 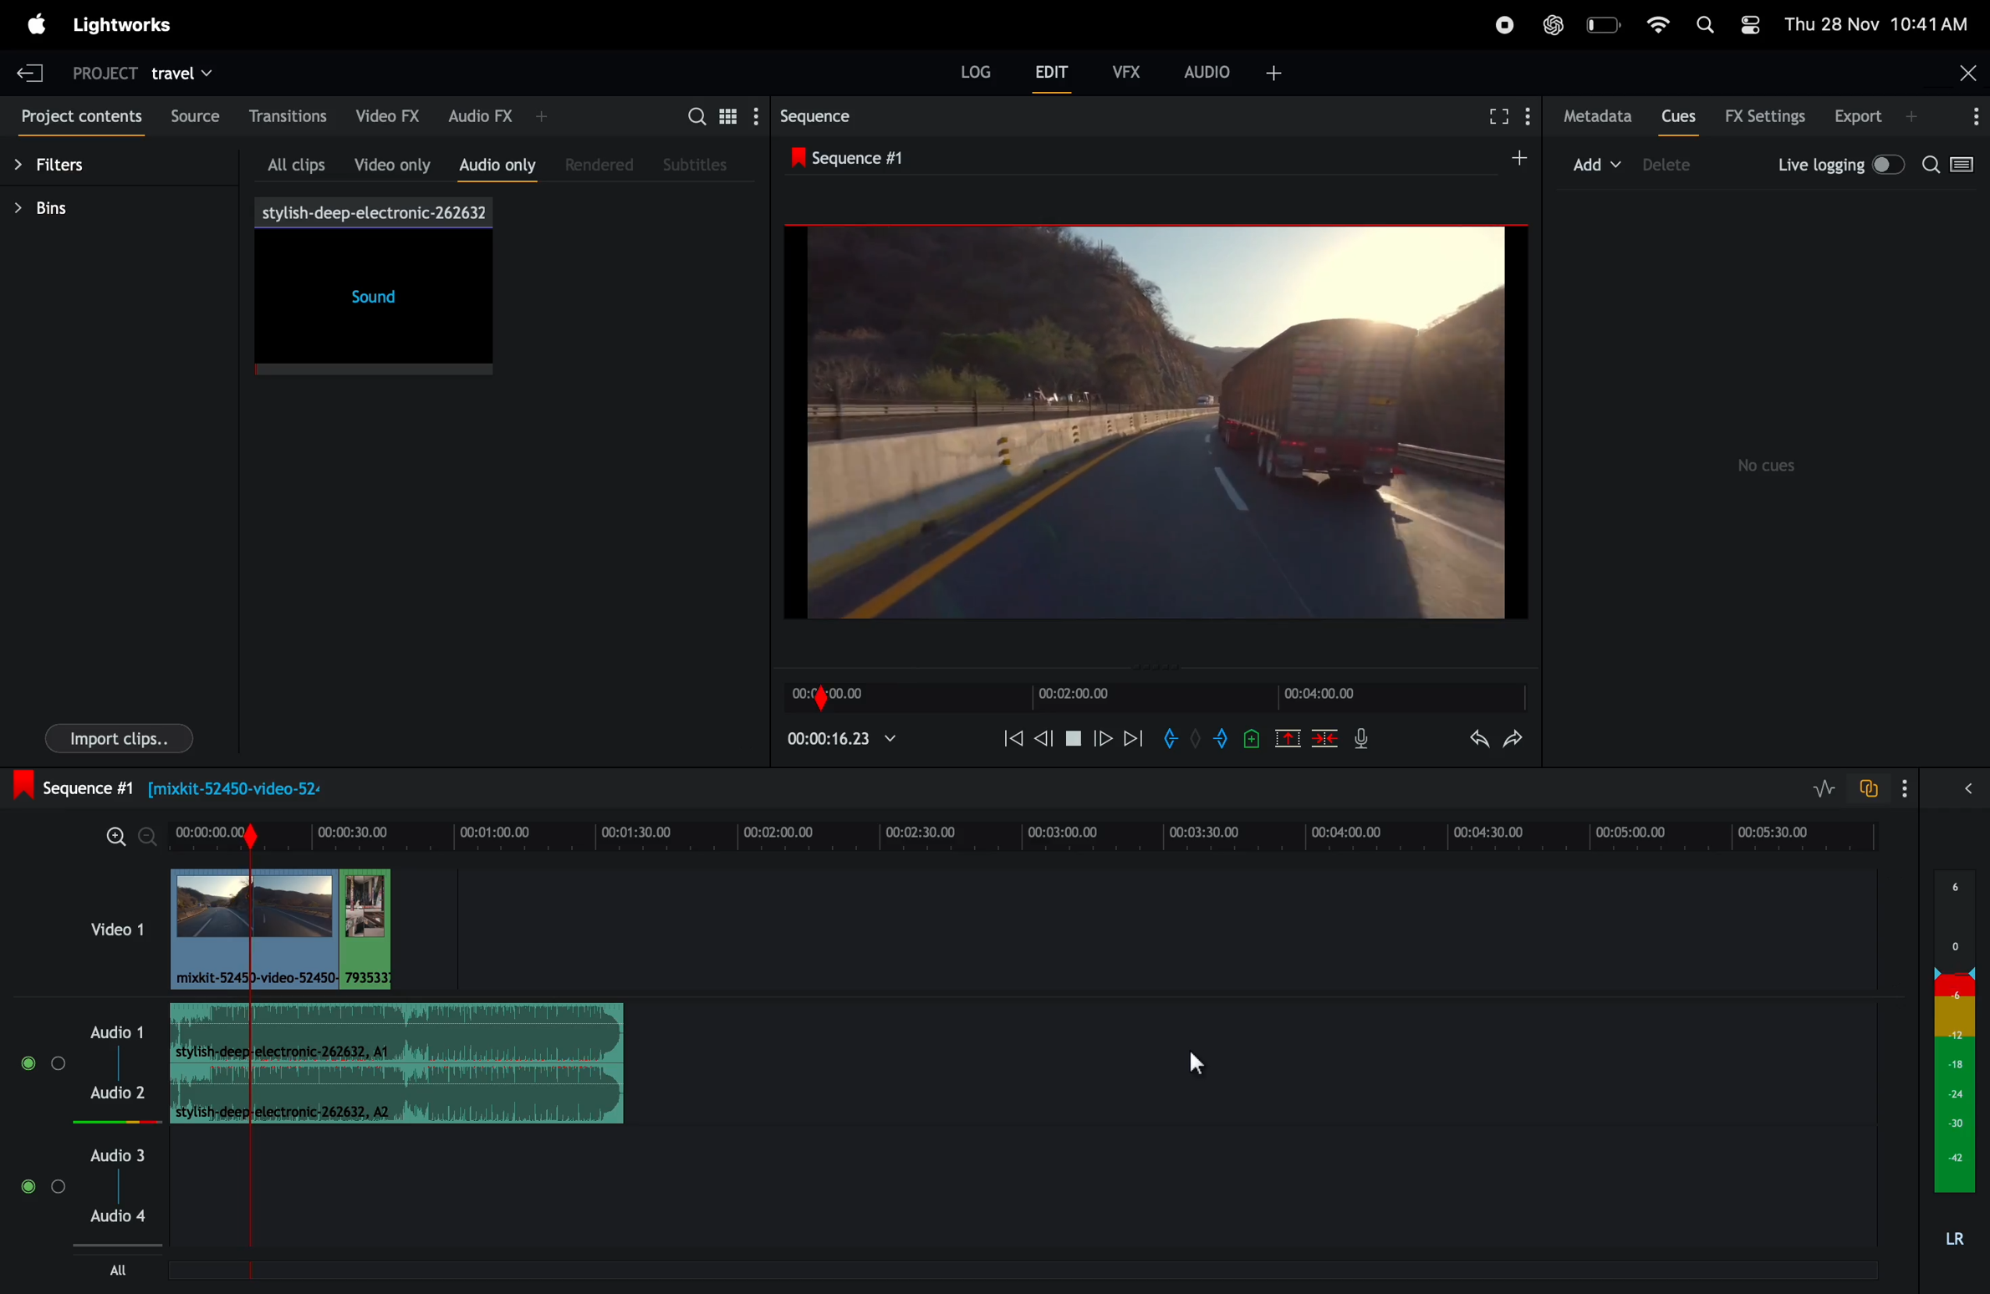 I want to click on Audio 2, so click(x=122, y=1095).